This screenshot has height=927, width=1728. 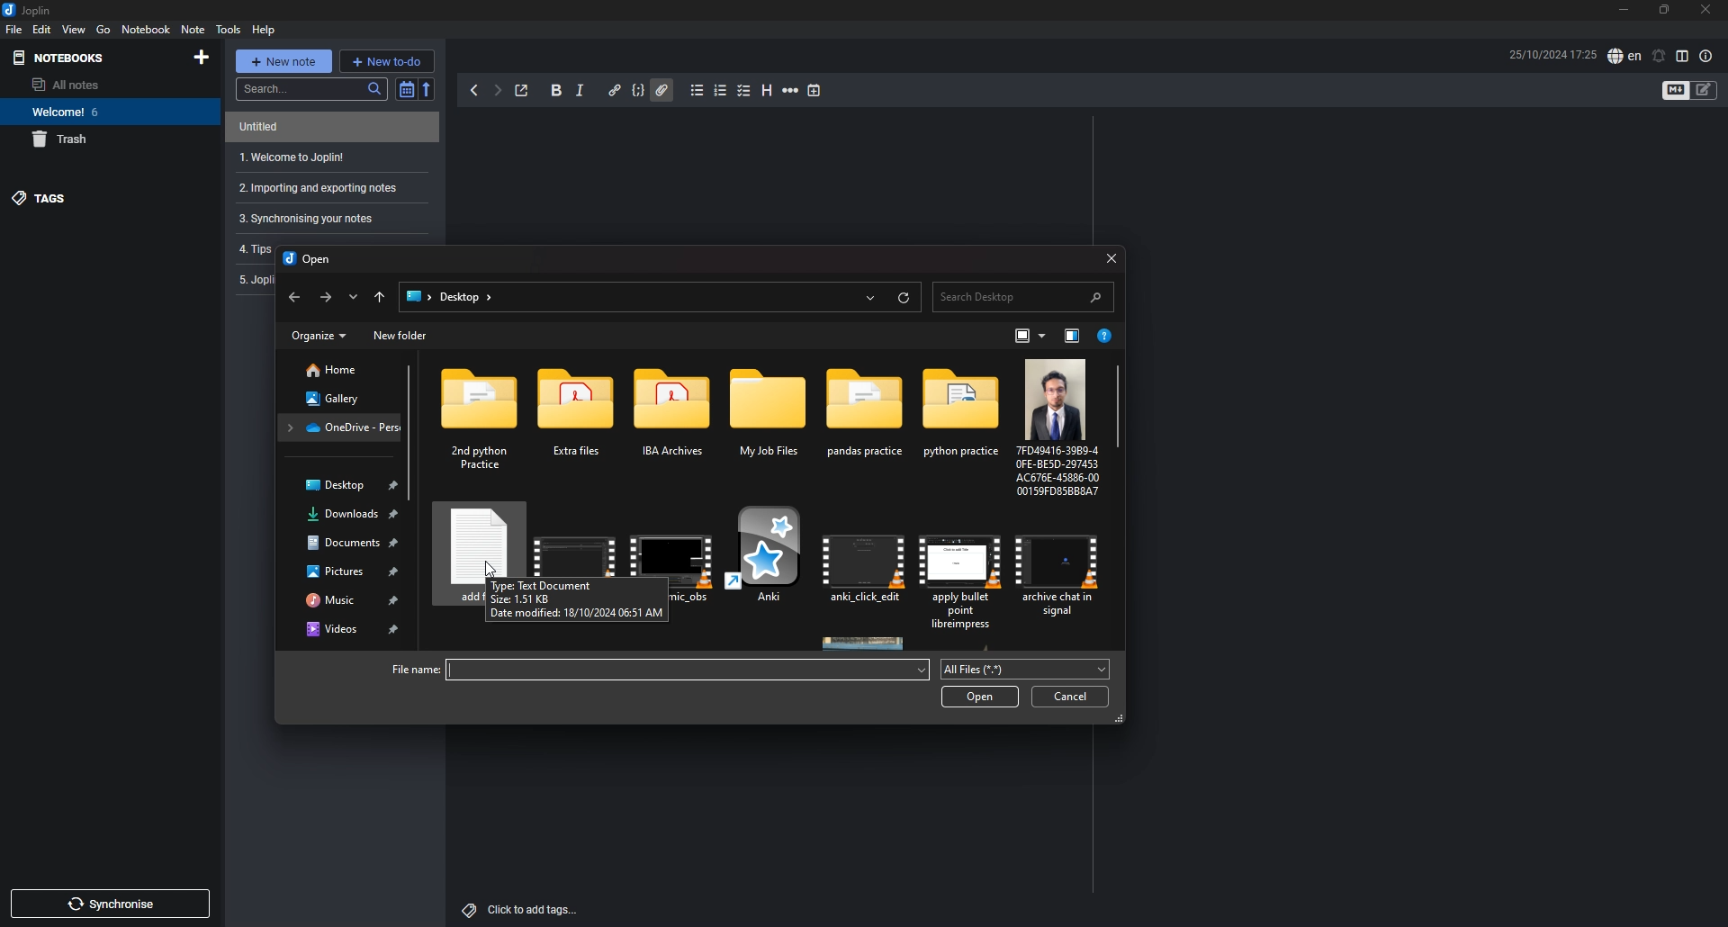 I want to click on file, so click(x=867, y=565).